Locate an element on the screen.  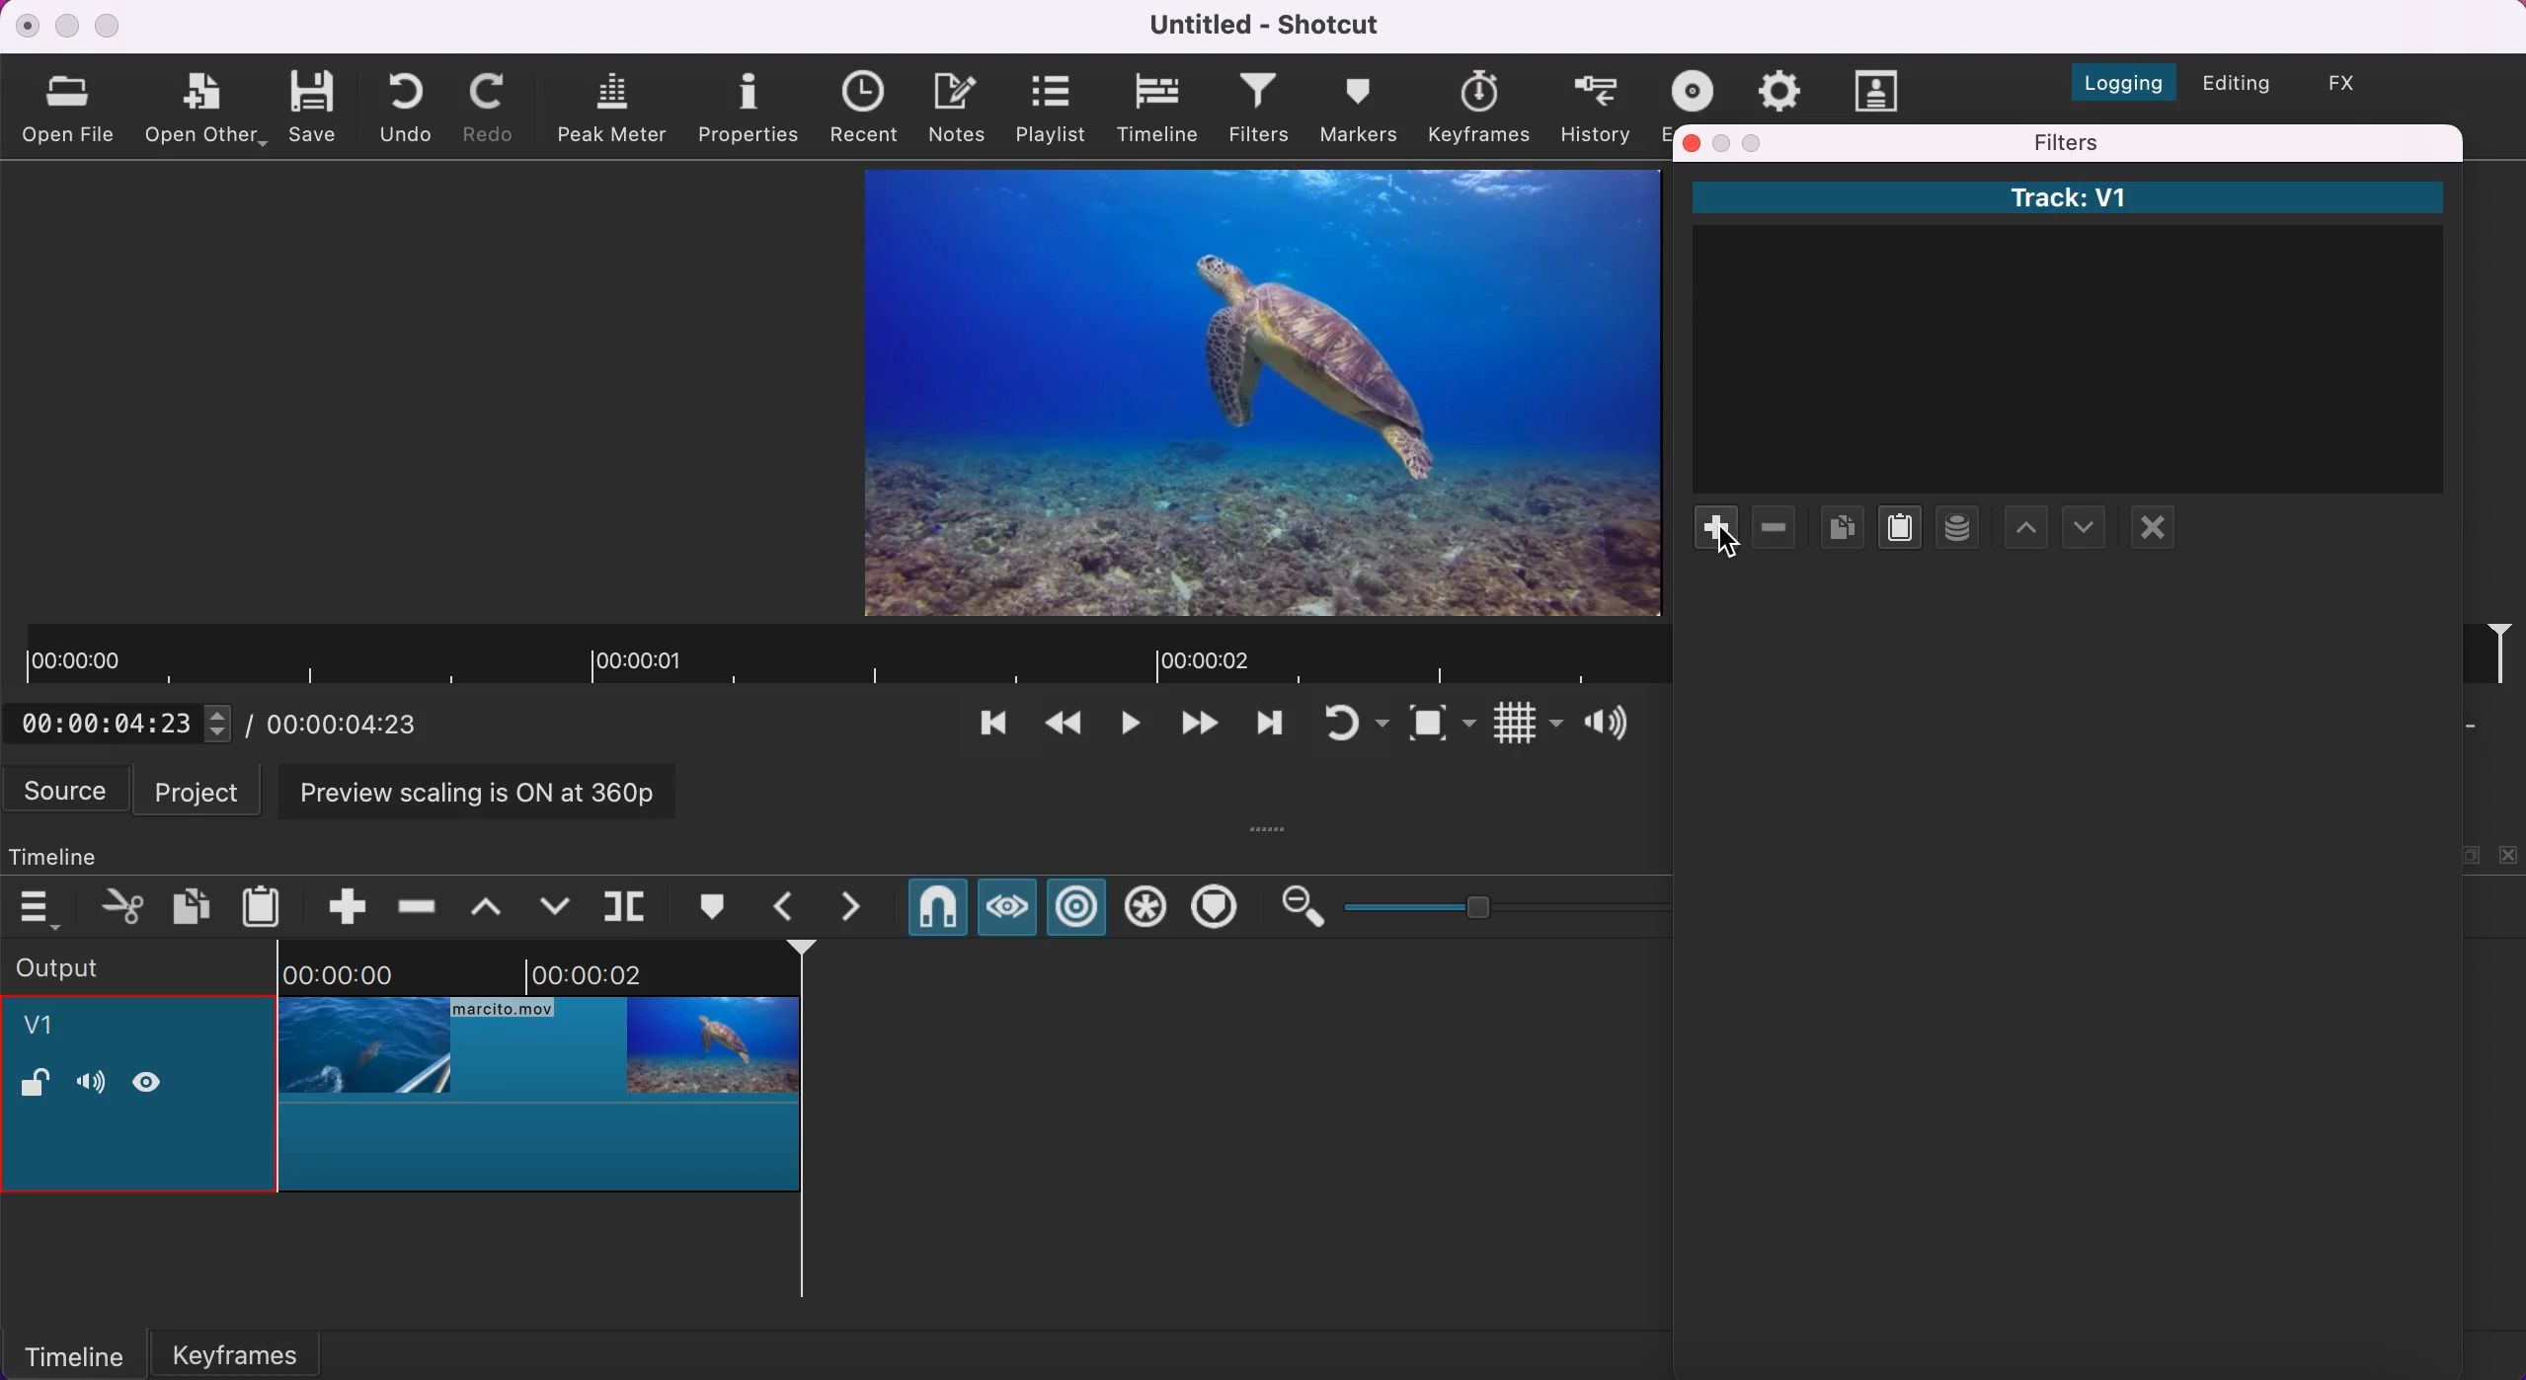
project is located at coordinates (202, 790).